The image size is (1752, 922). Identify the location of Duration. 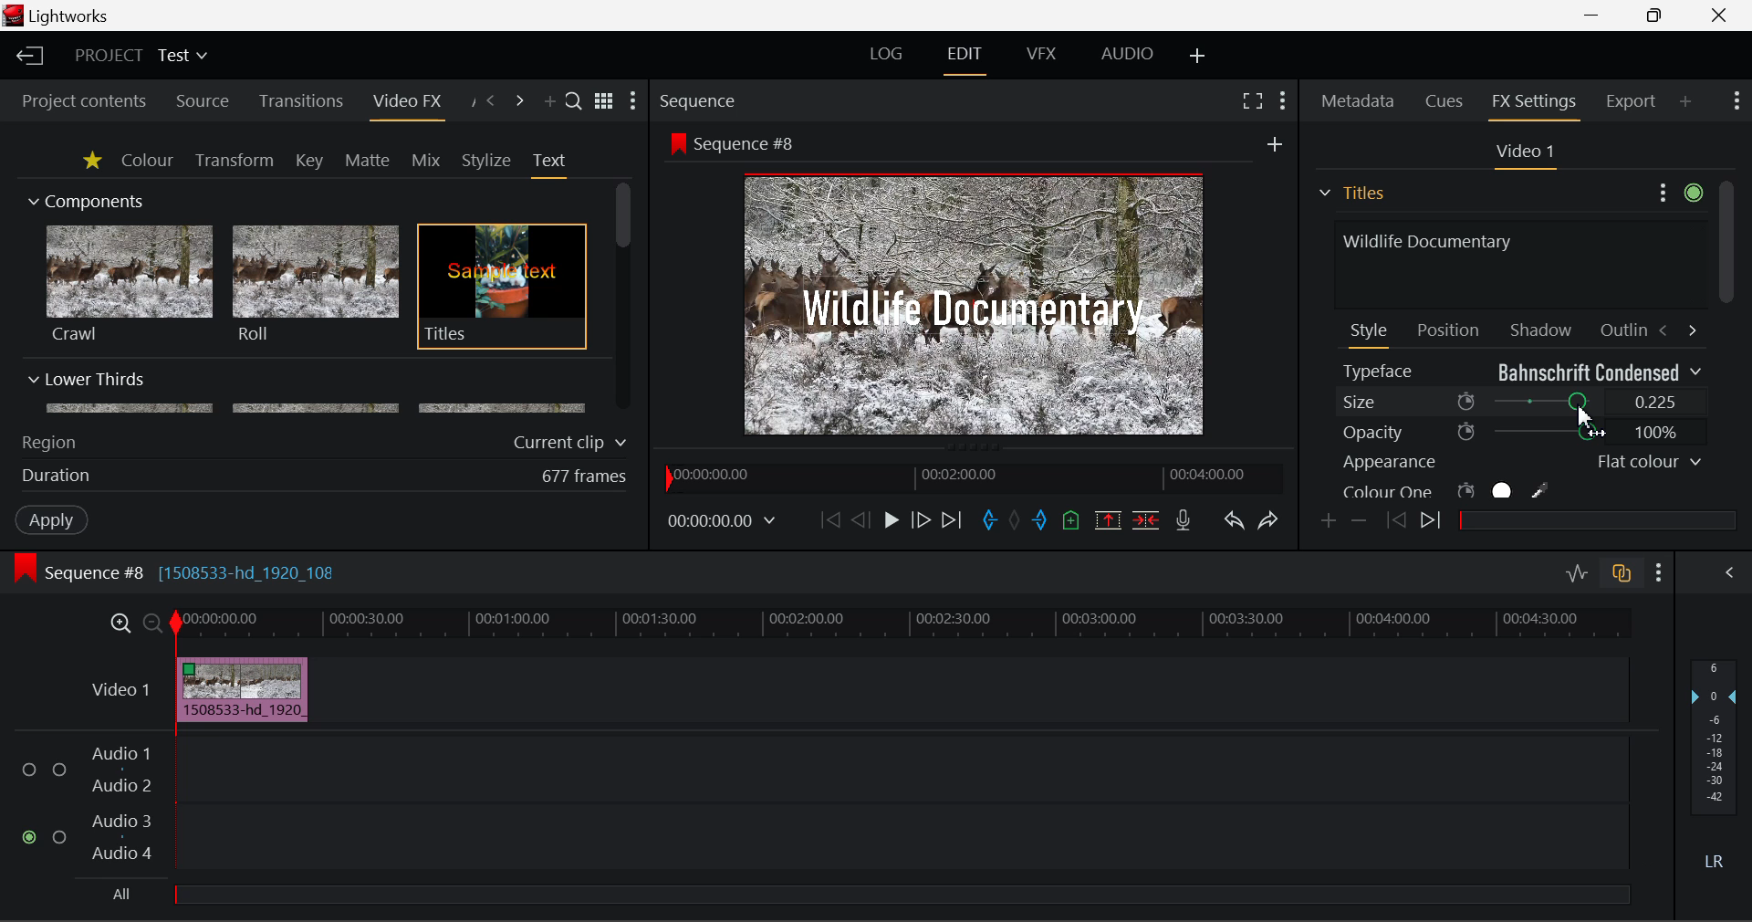
(58, 477).